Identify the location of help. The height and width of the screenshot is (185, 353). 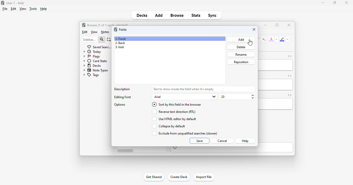
(43, 9).